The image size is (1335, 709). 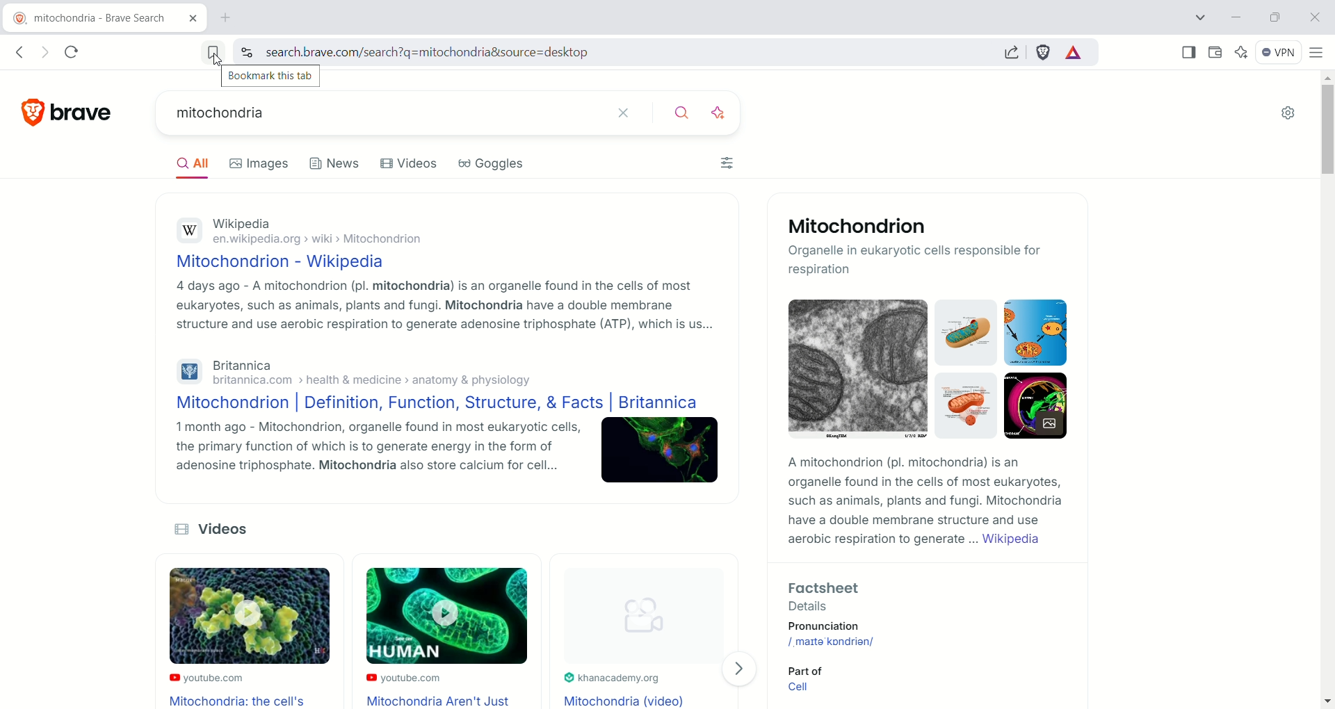 What do you see at coordinates (491, 164) in the screenshot?
I see `Goggles` at bounding box center [491, 164].